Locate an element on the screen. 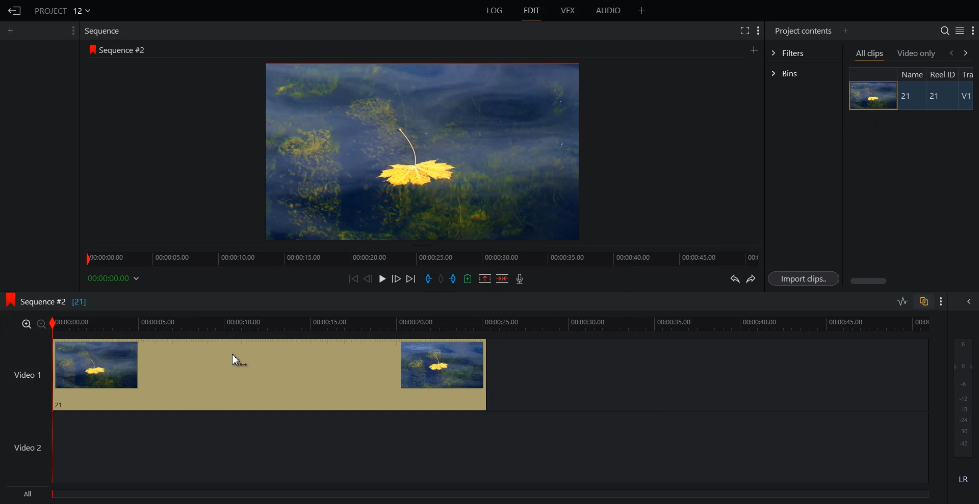  Go Back is located at coordinates (15, 11).